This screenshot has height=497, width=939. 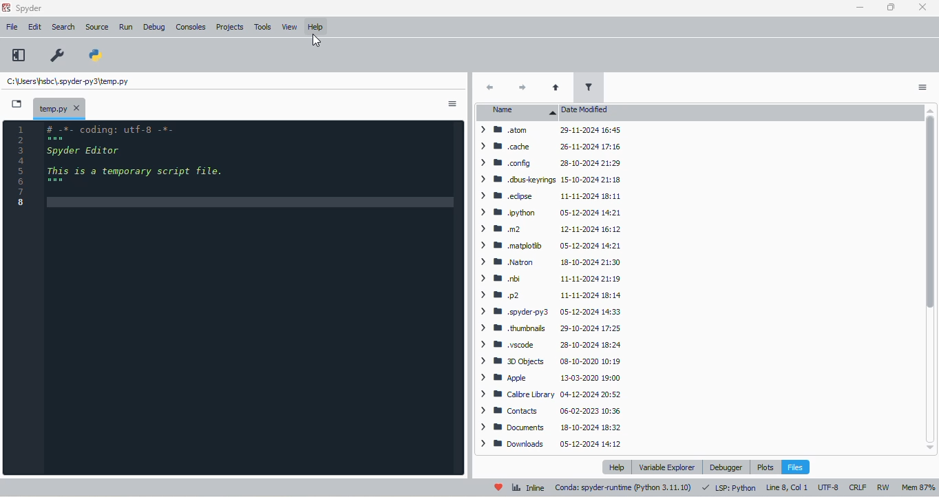 What do you see at coordinates (547, 343) in the screenshot?
I see `> ® .vscode 28-10-2024 18:24` at bounding box center [547, 343].